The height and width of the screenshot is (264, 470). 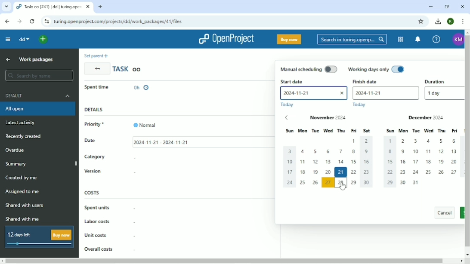 What do you see at coordinates (101, 89) in the screenshot?
I see `In progress` at bounding box center [101, 89].